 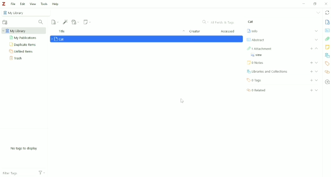 I want to click on No tags to display, so click(x=25, y=149).